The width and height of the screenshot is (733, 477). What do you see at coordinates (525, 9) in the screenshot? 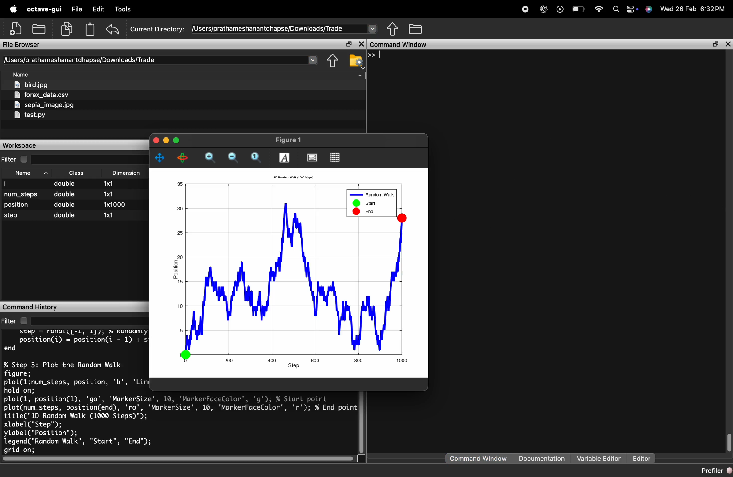
I see `record` at bounding box center [525, 9].